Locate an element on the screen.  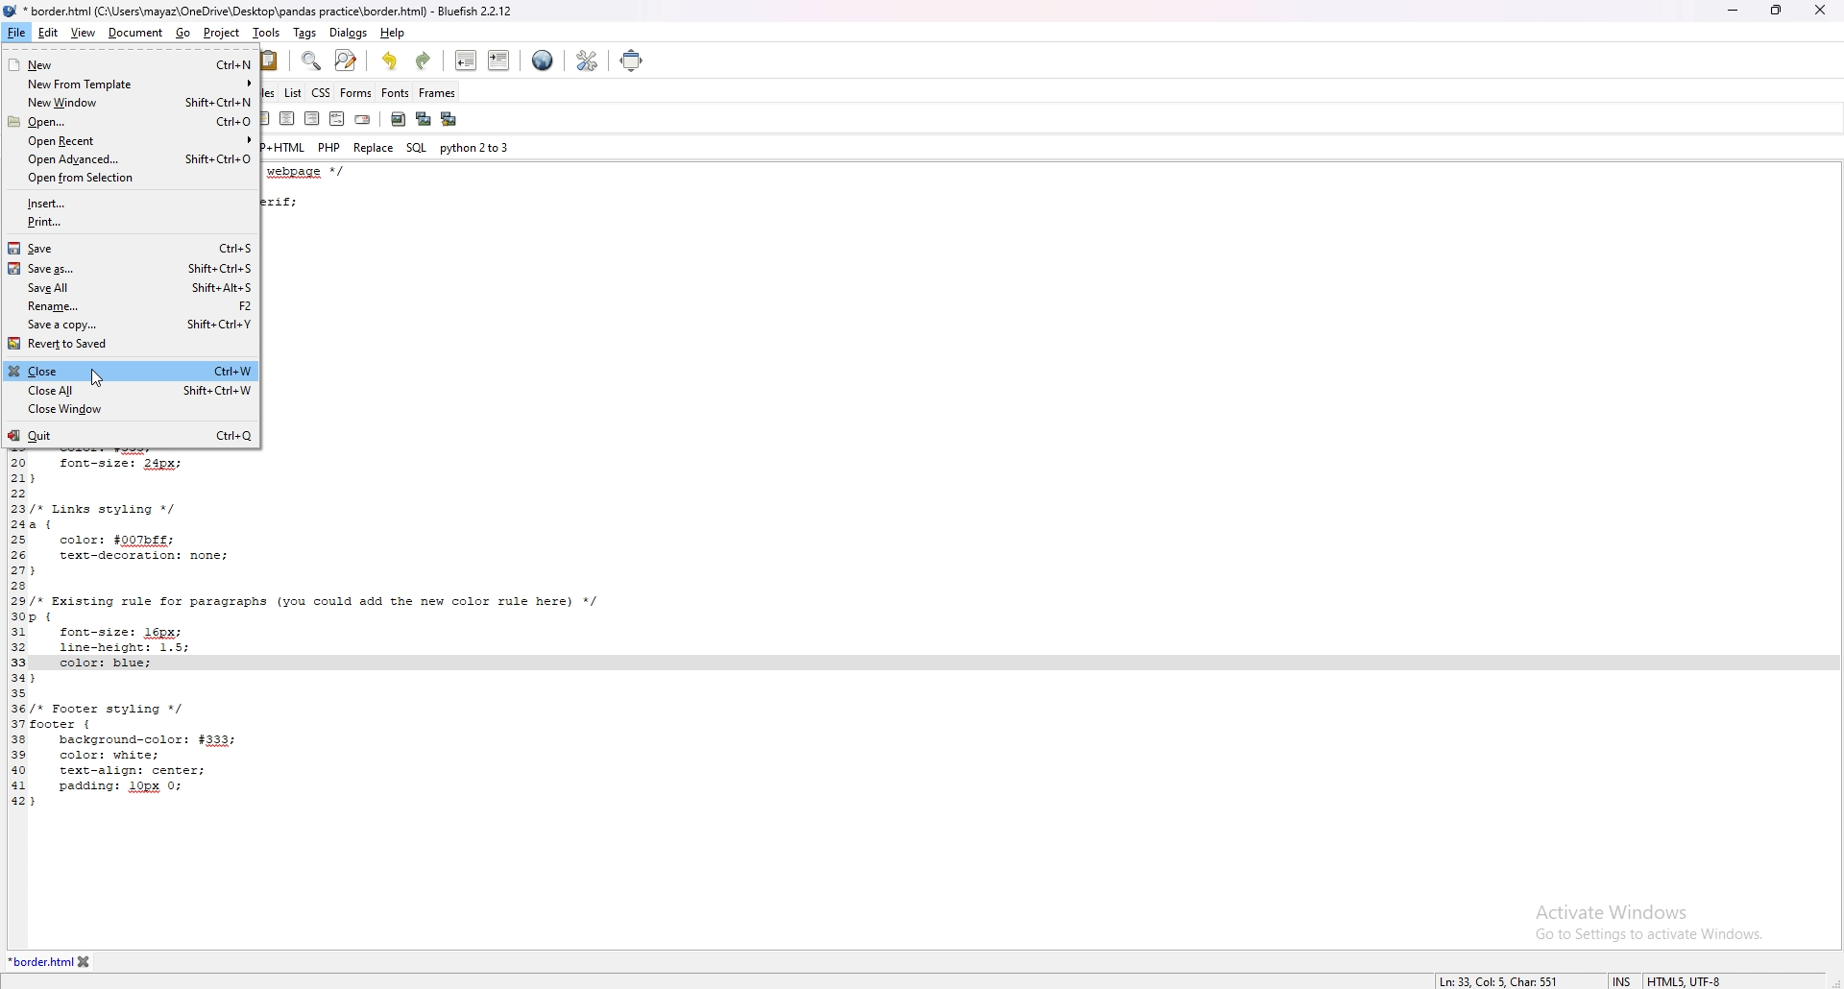
new from template is located at coordinates (133, 84).